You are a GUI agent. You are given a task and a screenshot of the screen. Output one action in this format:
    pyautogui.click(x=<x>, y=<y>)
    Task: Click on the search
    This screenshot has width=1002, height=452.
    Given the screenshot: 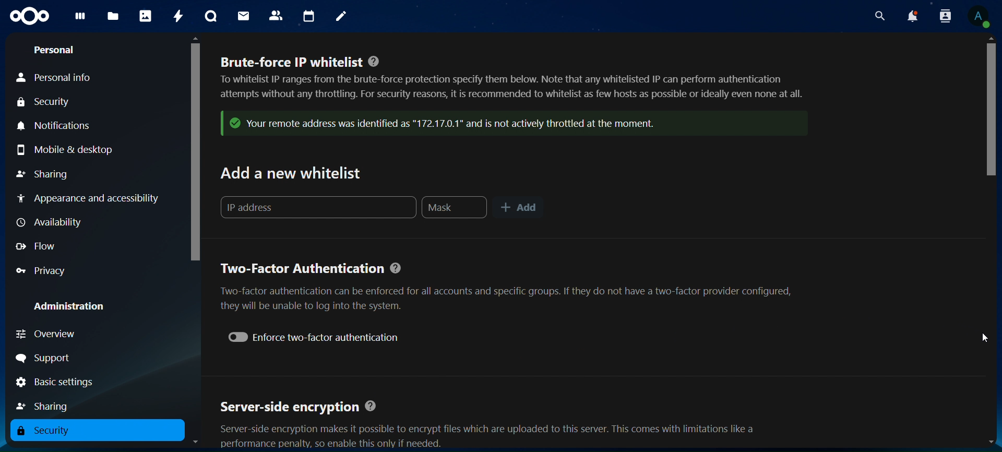 What is the action you would take?
    pyautogui.click(x=880, y=16)
    